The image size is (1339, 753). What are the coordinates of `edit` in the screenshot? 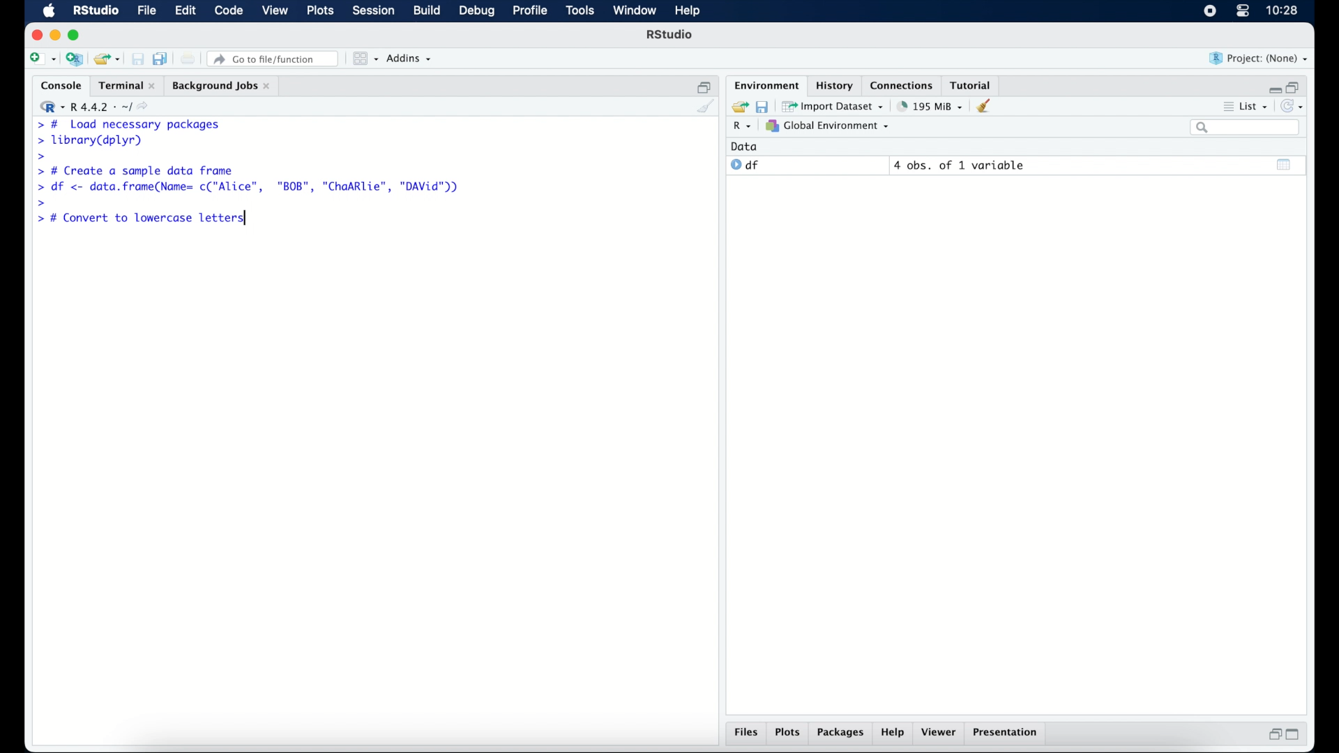 It's located at (184, 11).